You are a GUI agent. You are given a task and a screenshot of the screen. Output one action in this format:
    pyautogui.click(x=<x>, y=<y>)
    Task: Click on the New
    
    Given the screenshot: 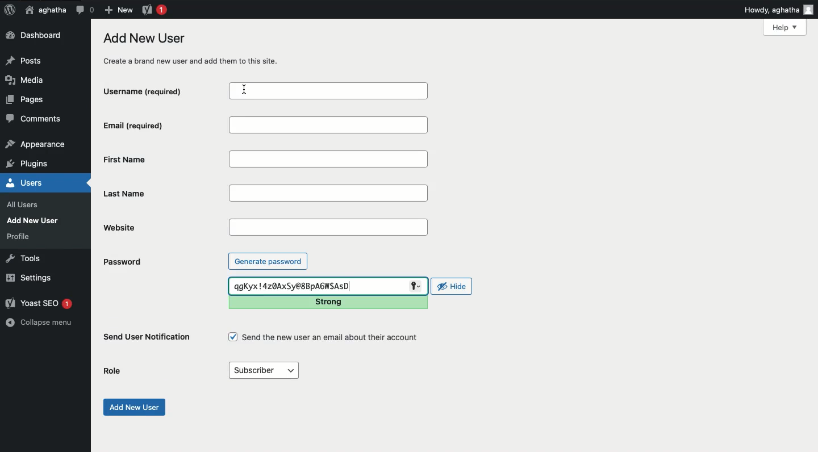 What is the action you would take?
    pyautogui.click(x=118, y=9)
    